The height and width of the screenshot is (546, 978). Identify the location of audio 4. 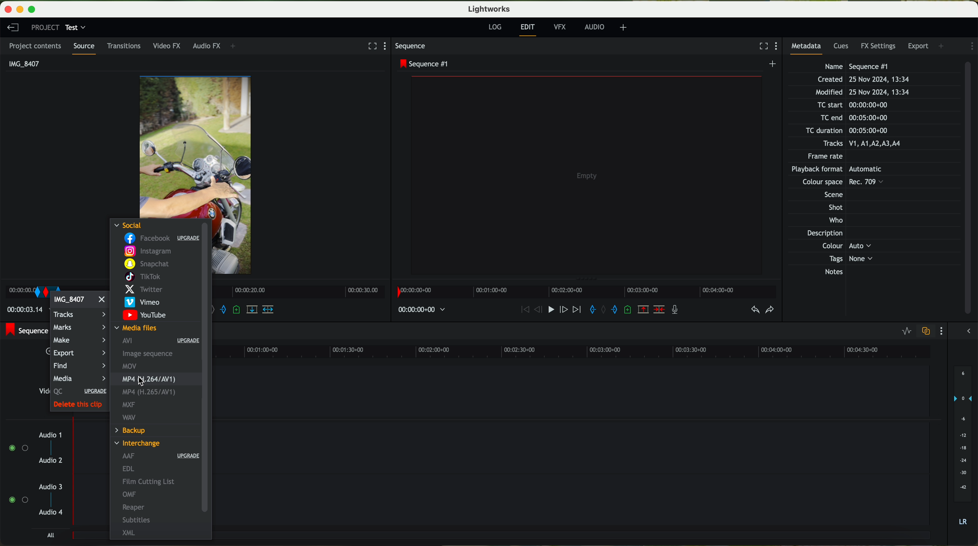
(51, 514).